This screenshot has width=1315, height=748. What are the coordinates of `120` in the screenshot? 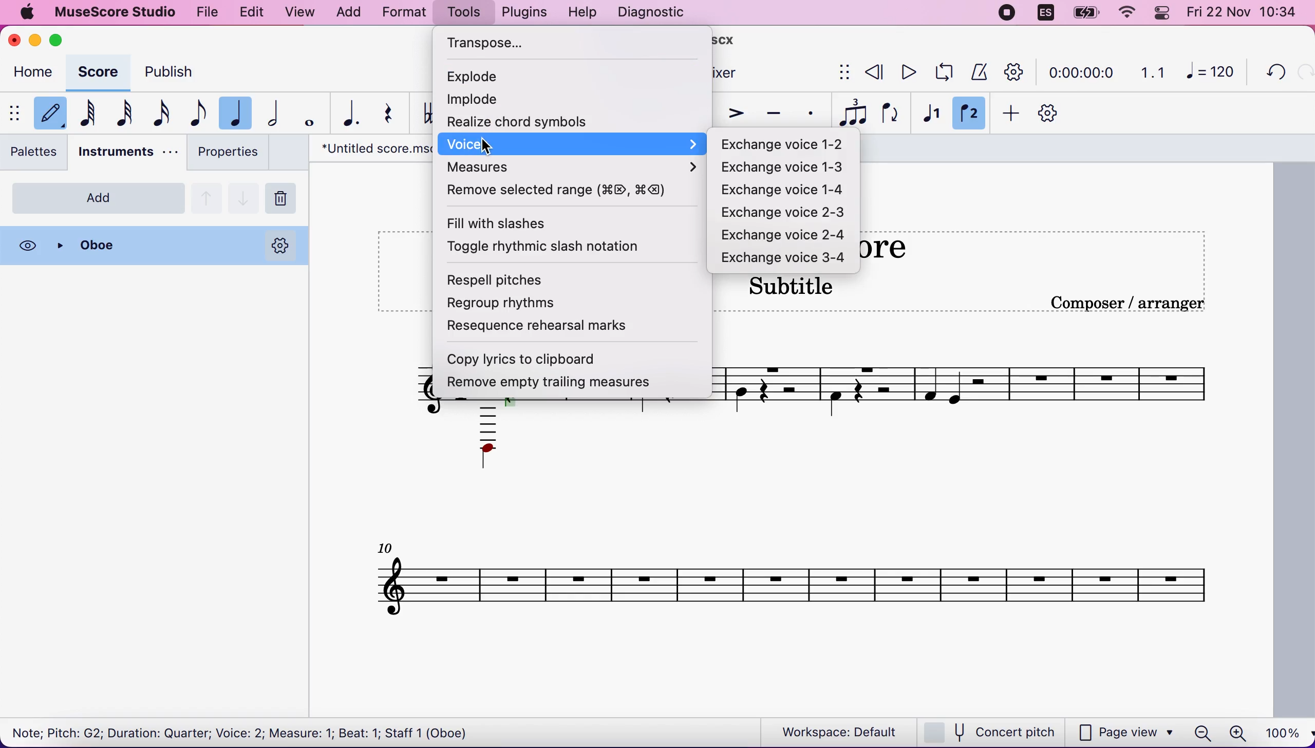 It's located at (1211, 71).